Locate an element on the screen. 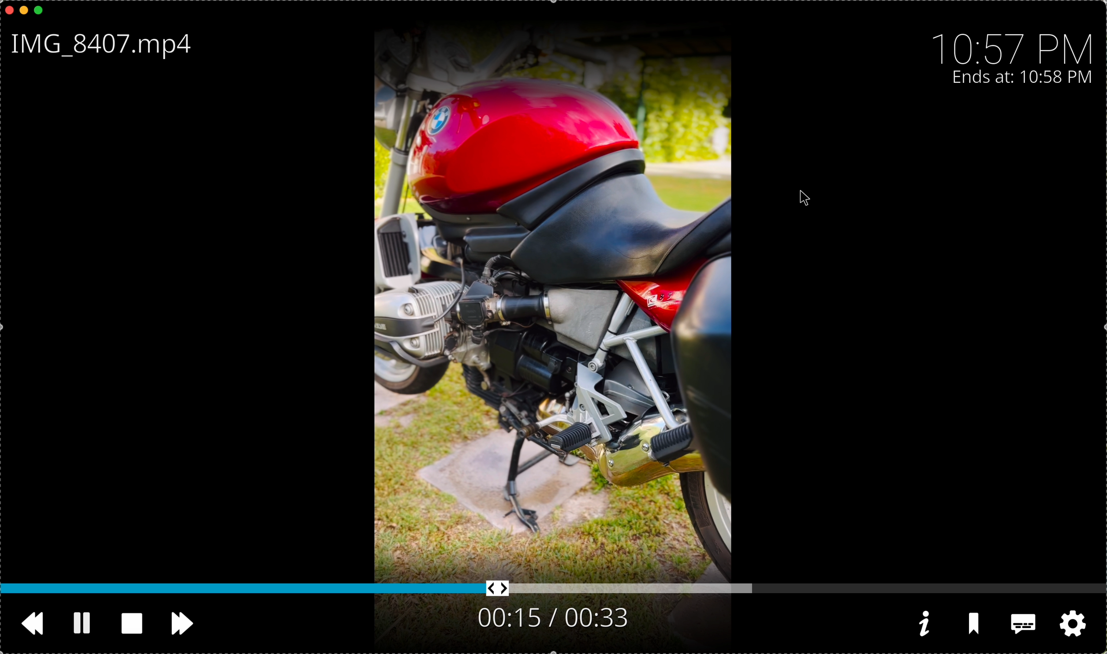 The image size is (1107, 654). subtitles is located at coordinates (1021, 625).